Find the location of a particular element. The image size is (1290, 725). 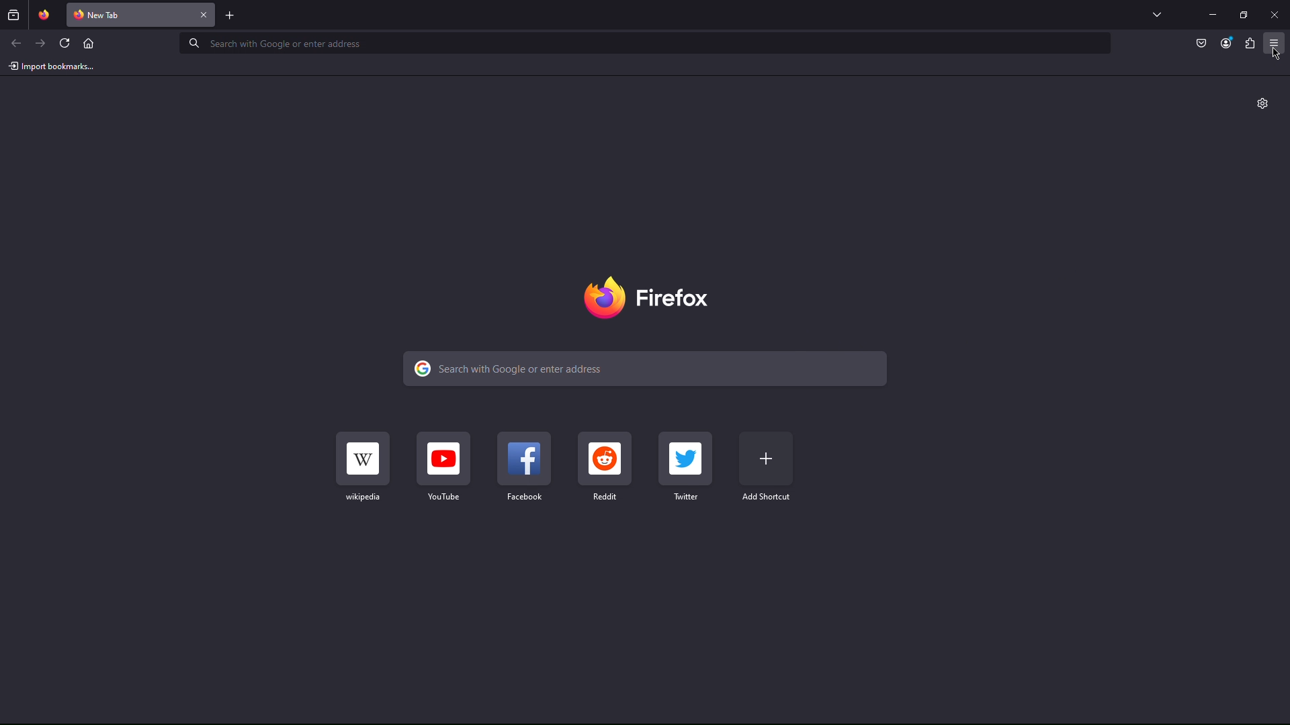

YouTube is located at coordinates (443, 466).